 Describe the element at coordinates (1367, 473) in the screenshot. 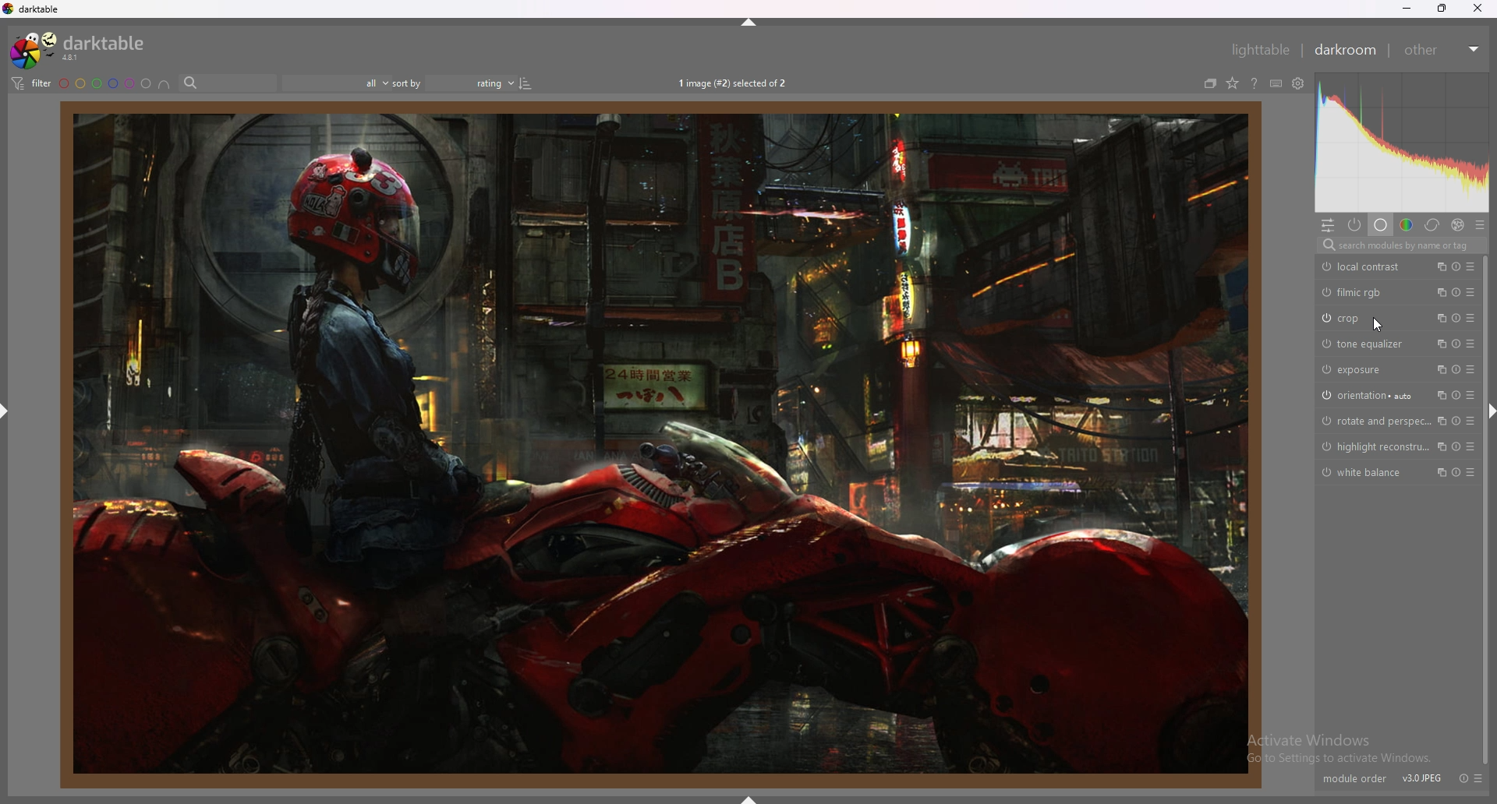

I see `white balance` at that location.